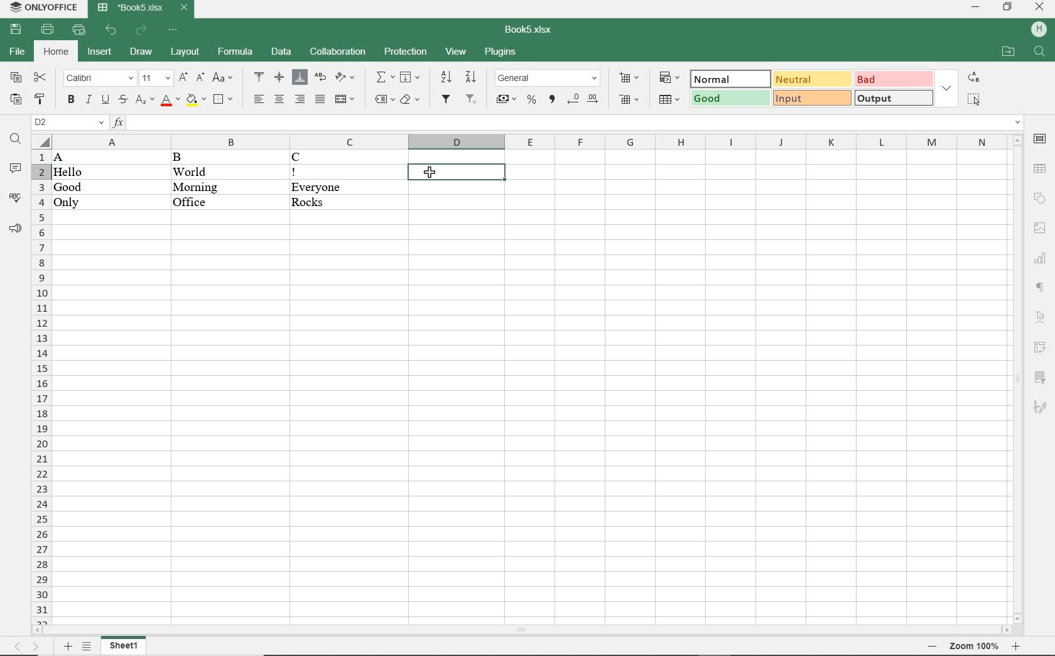 The height and width of the screenshot is (656, 1055). I want to click on CHANGE CASE, so click(223, 79).